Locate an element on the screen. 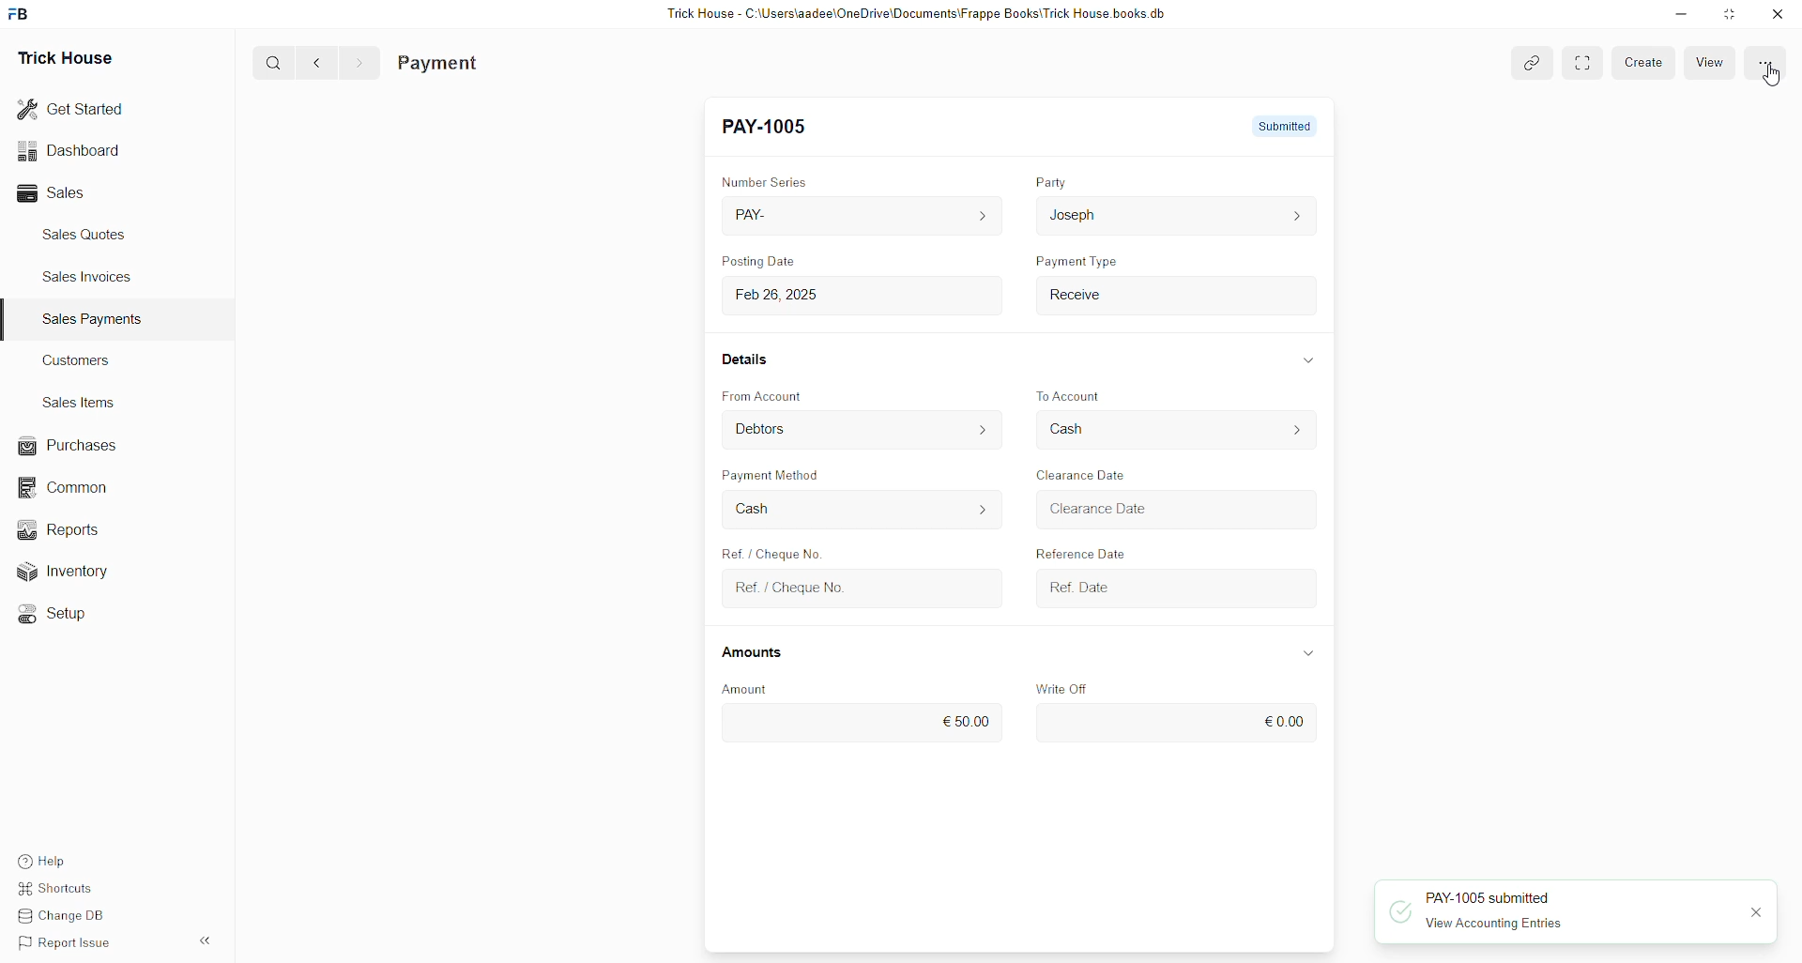 The image size is (1802, 963). Not Submitted is located at coordinates (1275, 126).